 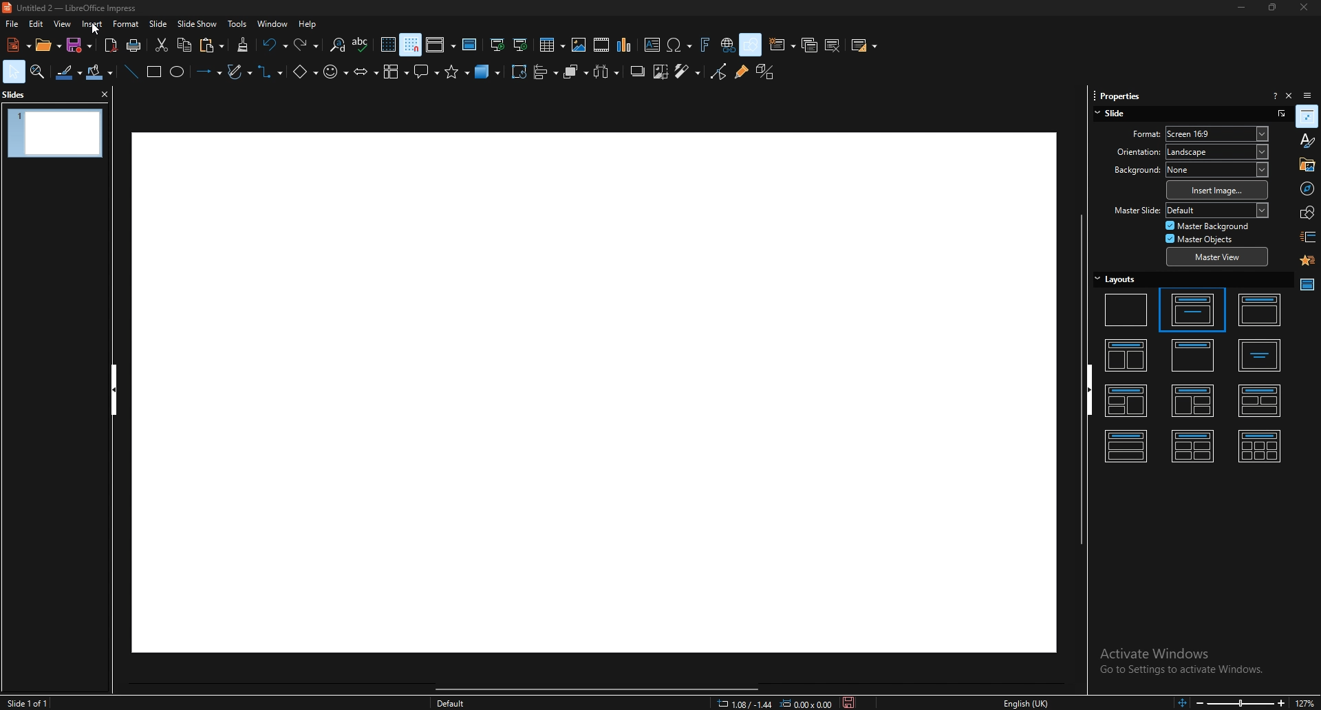 What do you see at coordinates (198, 23) in the screenshot?
I see `slide show` at bounding box center [198, 23].